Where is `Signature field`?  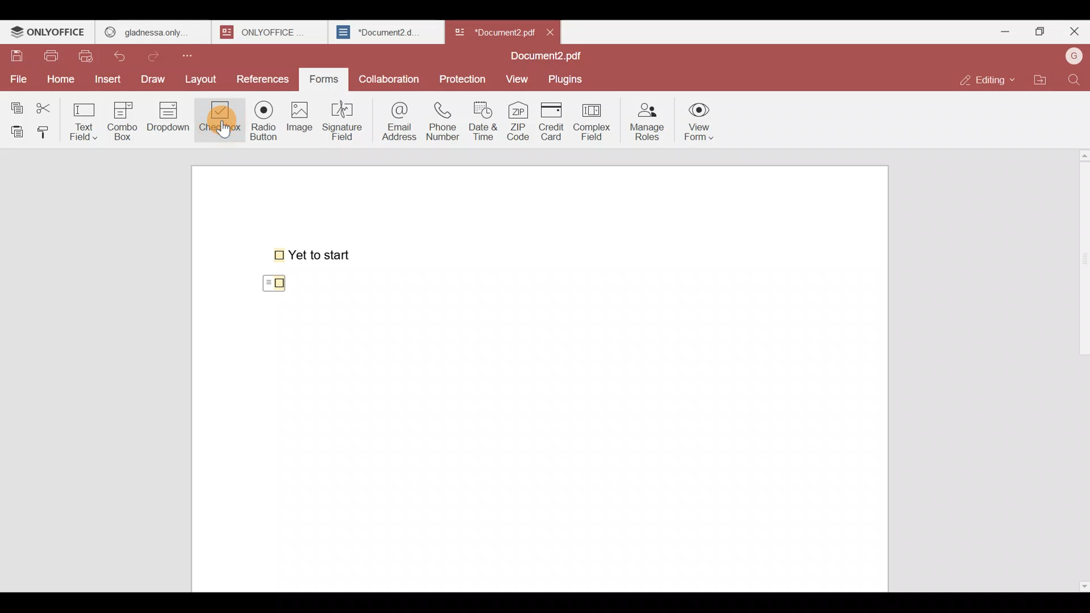 Signature field is located at coordinates (346, 119).